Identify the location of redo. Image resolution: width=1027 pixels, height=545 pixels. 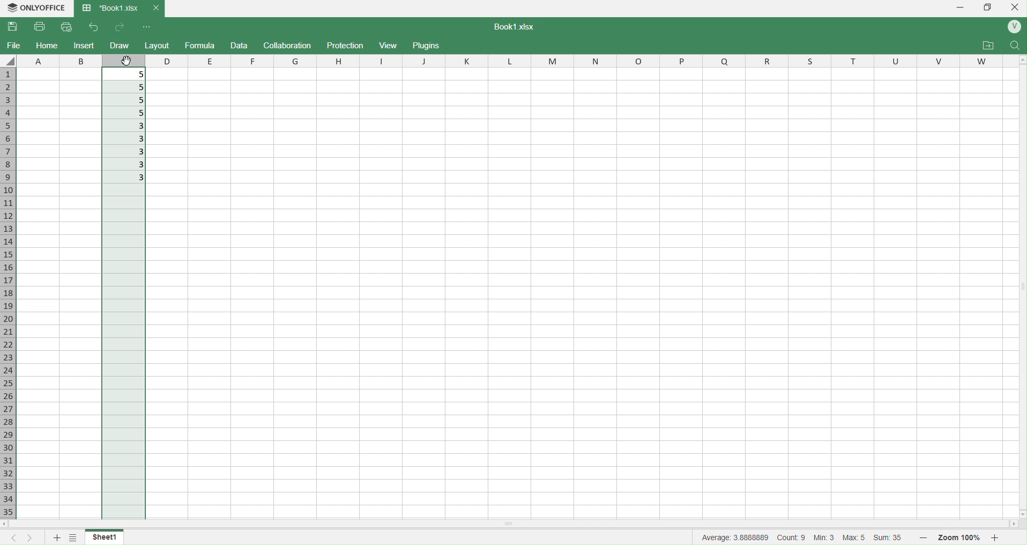
(118, 28).